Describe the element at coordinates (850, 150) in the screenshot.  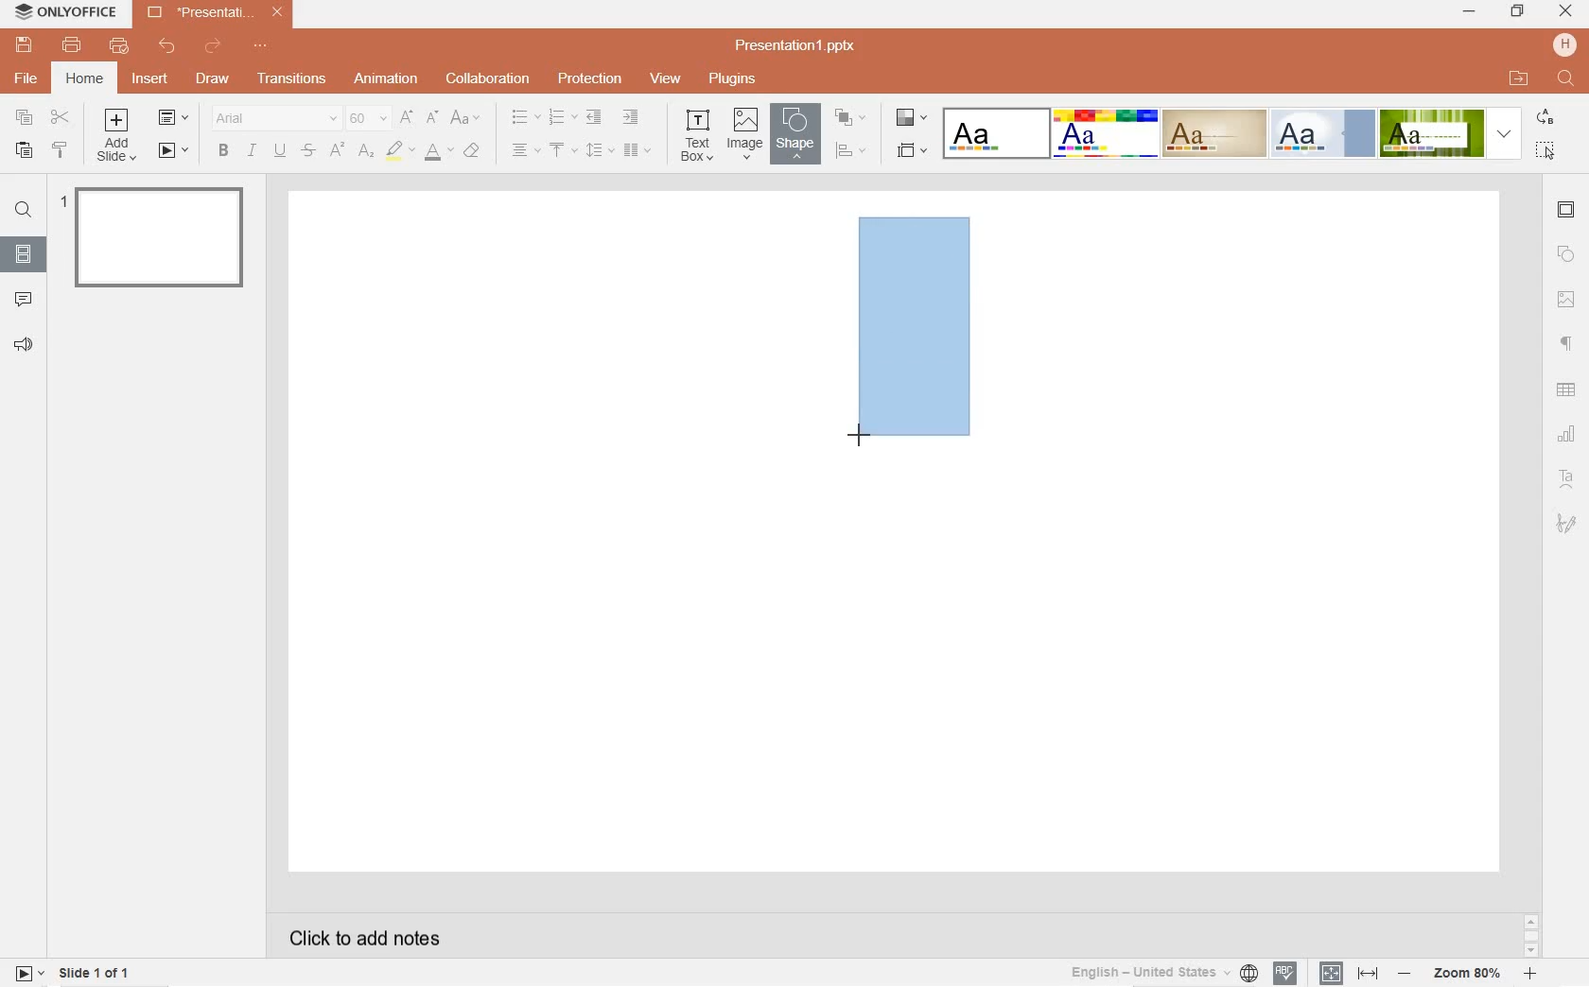
I see `align shape` at that location.